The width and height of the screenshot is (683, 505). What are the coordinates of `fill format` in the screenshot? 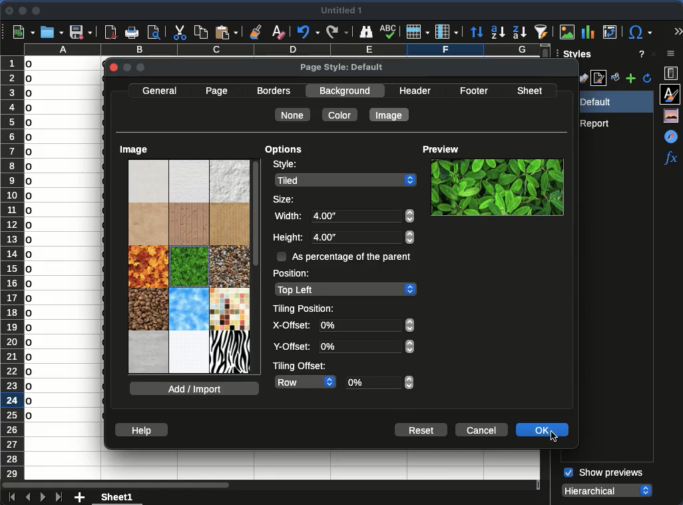 It's located at (614, 79).